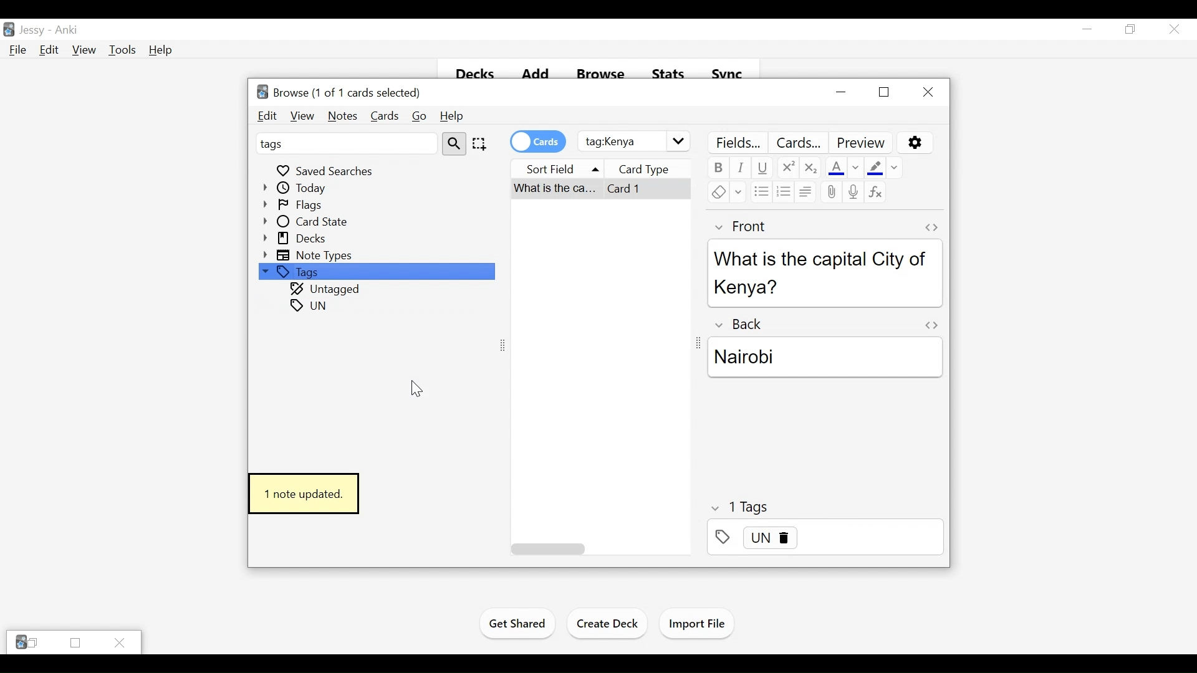 This screenshot has height=673, width=1197. I want to click on Anki Restore tabs, so click(27, 642).